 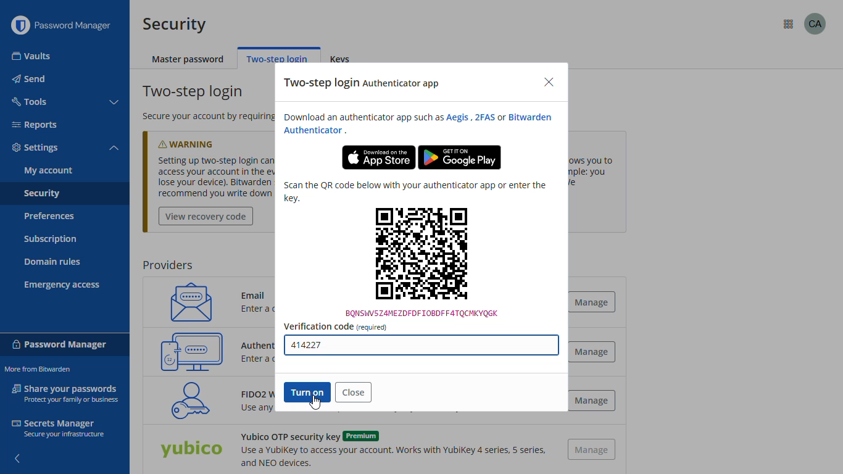 I want to click on Authenticator, so click(x=314, y=131).